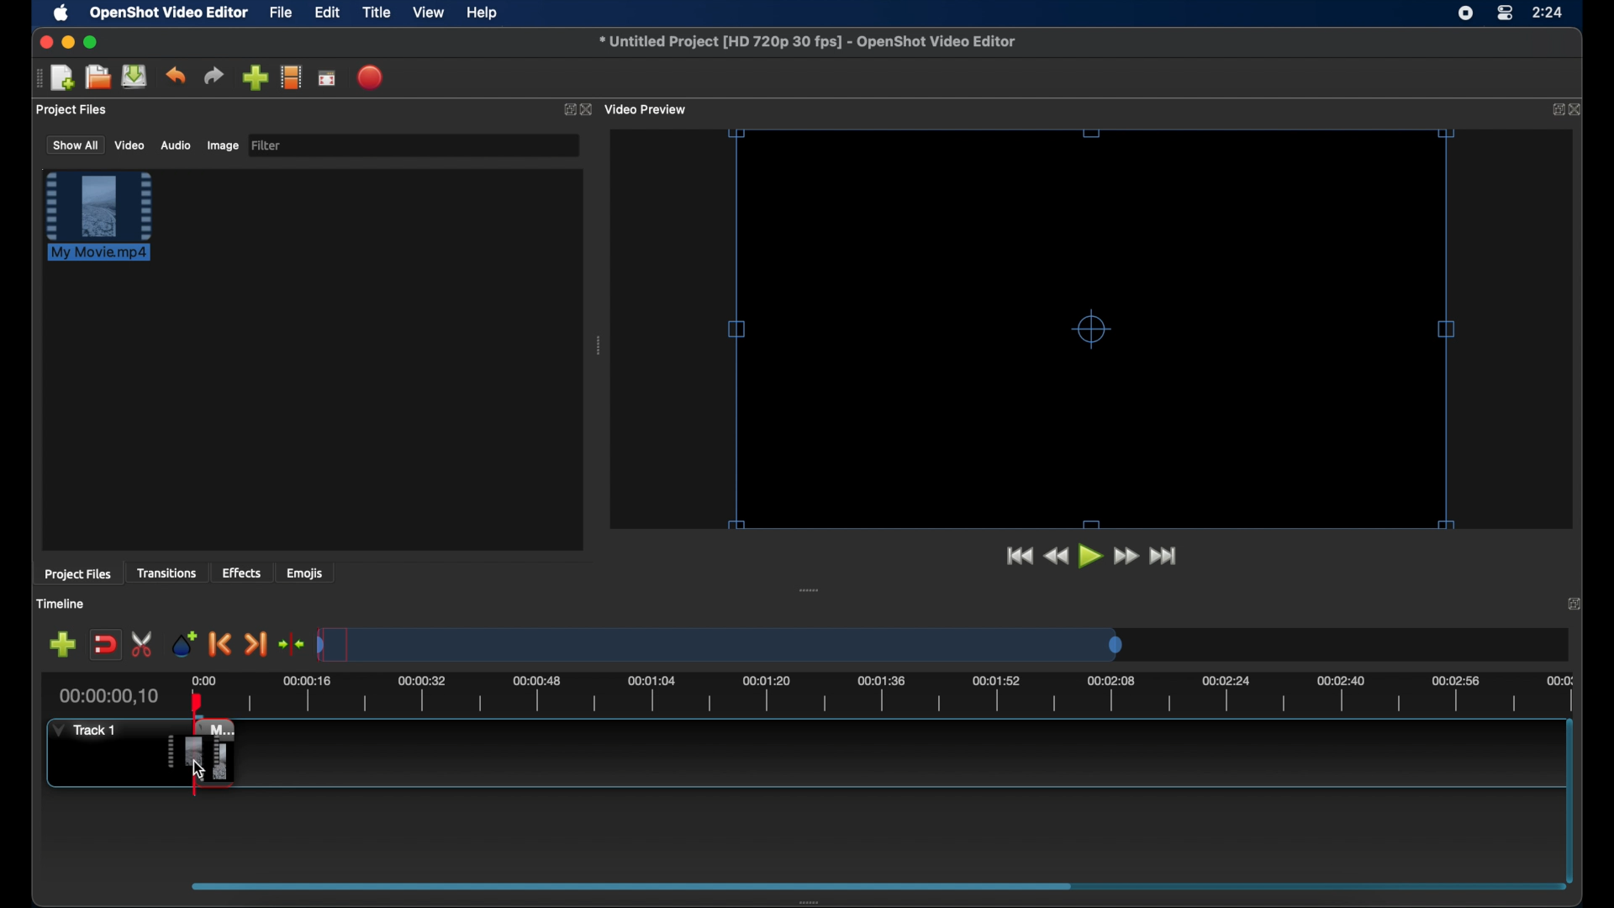  Describe the element at coordinates (198, 767) in the screenshot. I see `cursor` at that location.